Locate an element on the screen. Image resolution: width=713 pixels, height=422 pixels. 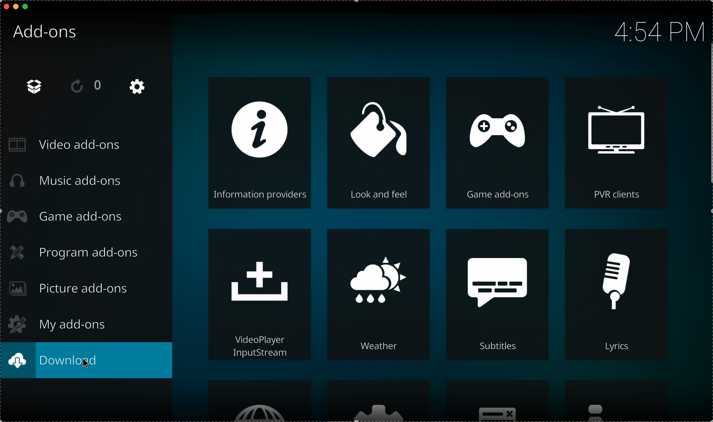
icon is located at coordinates (622, 402).